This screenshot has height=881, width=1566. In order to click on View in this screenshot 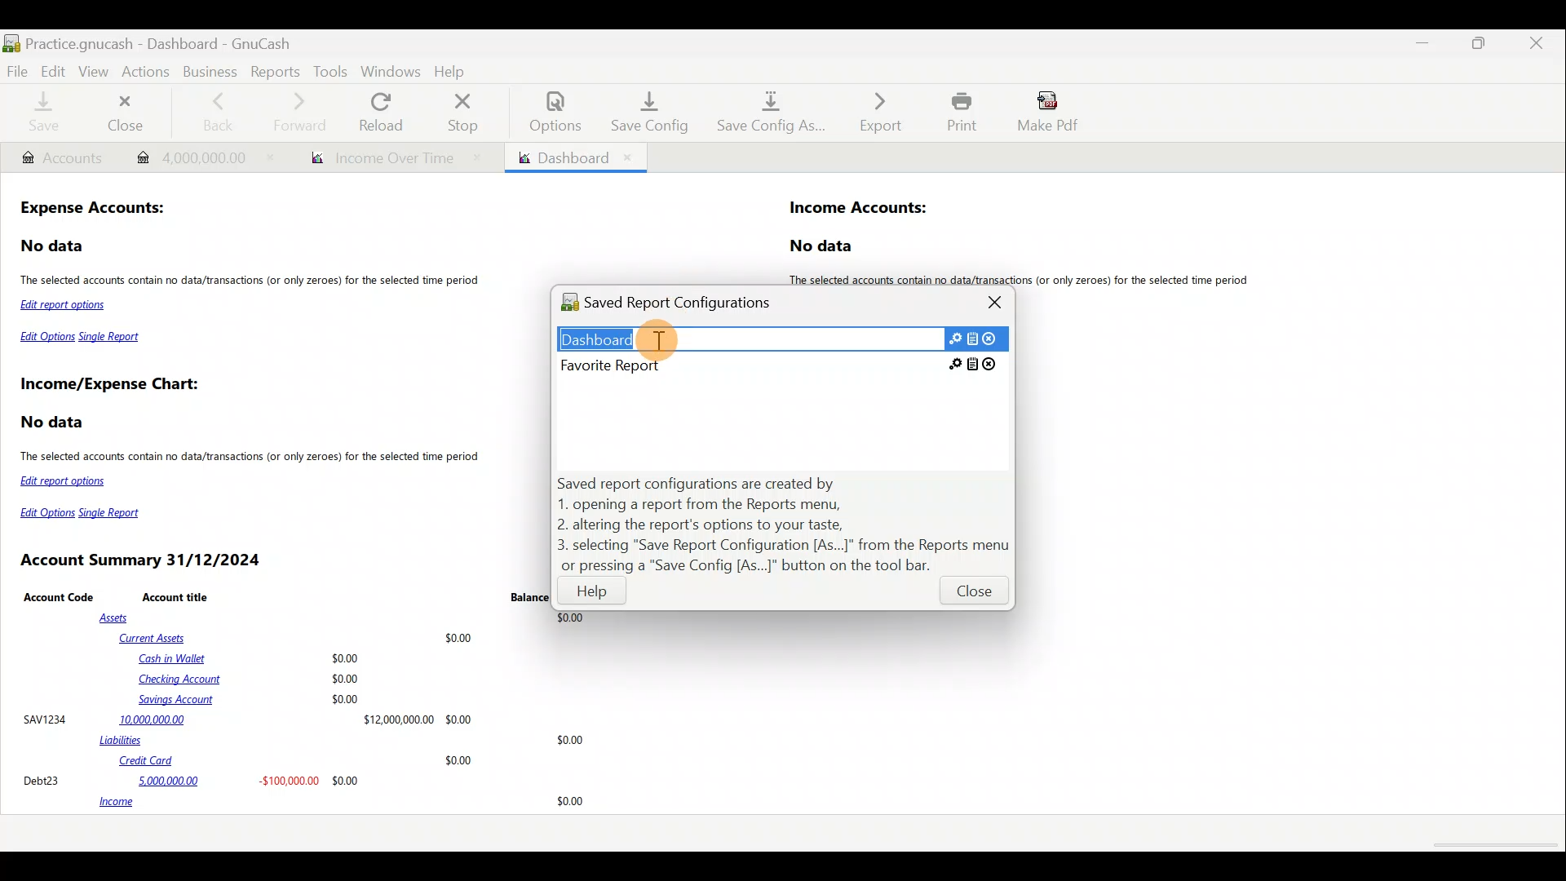, I will do `click(95, 72)`.